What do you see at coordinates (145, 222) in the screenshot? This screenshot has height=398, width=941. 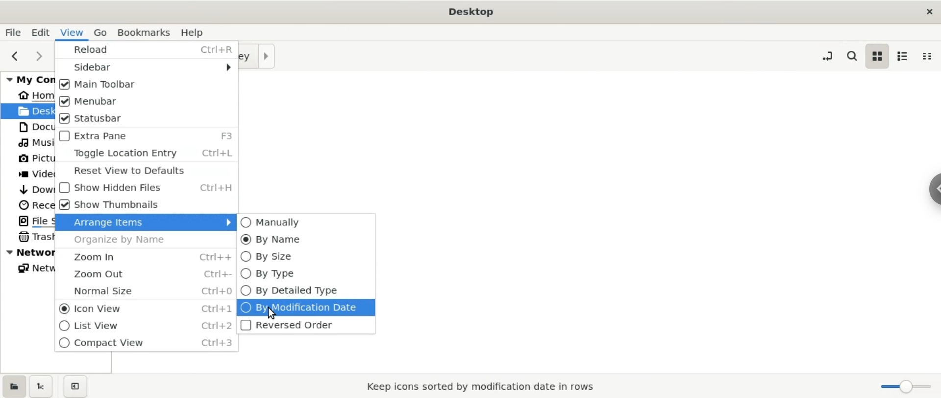 I see `arrage items` at bounding box center [145, 222].